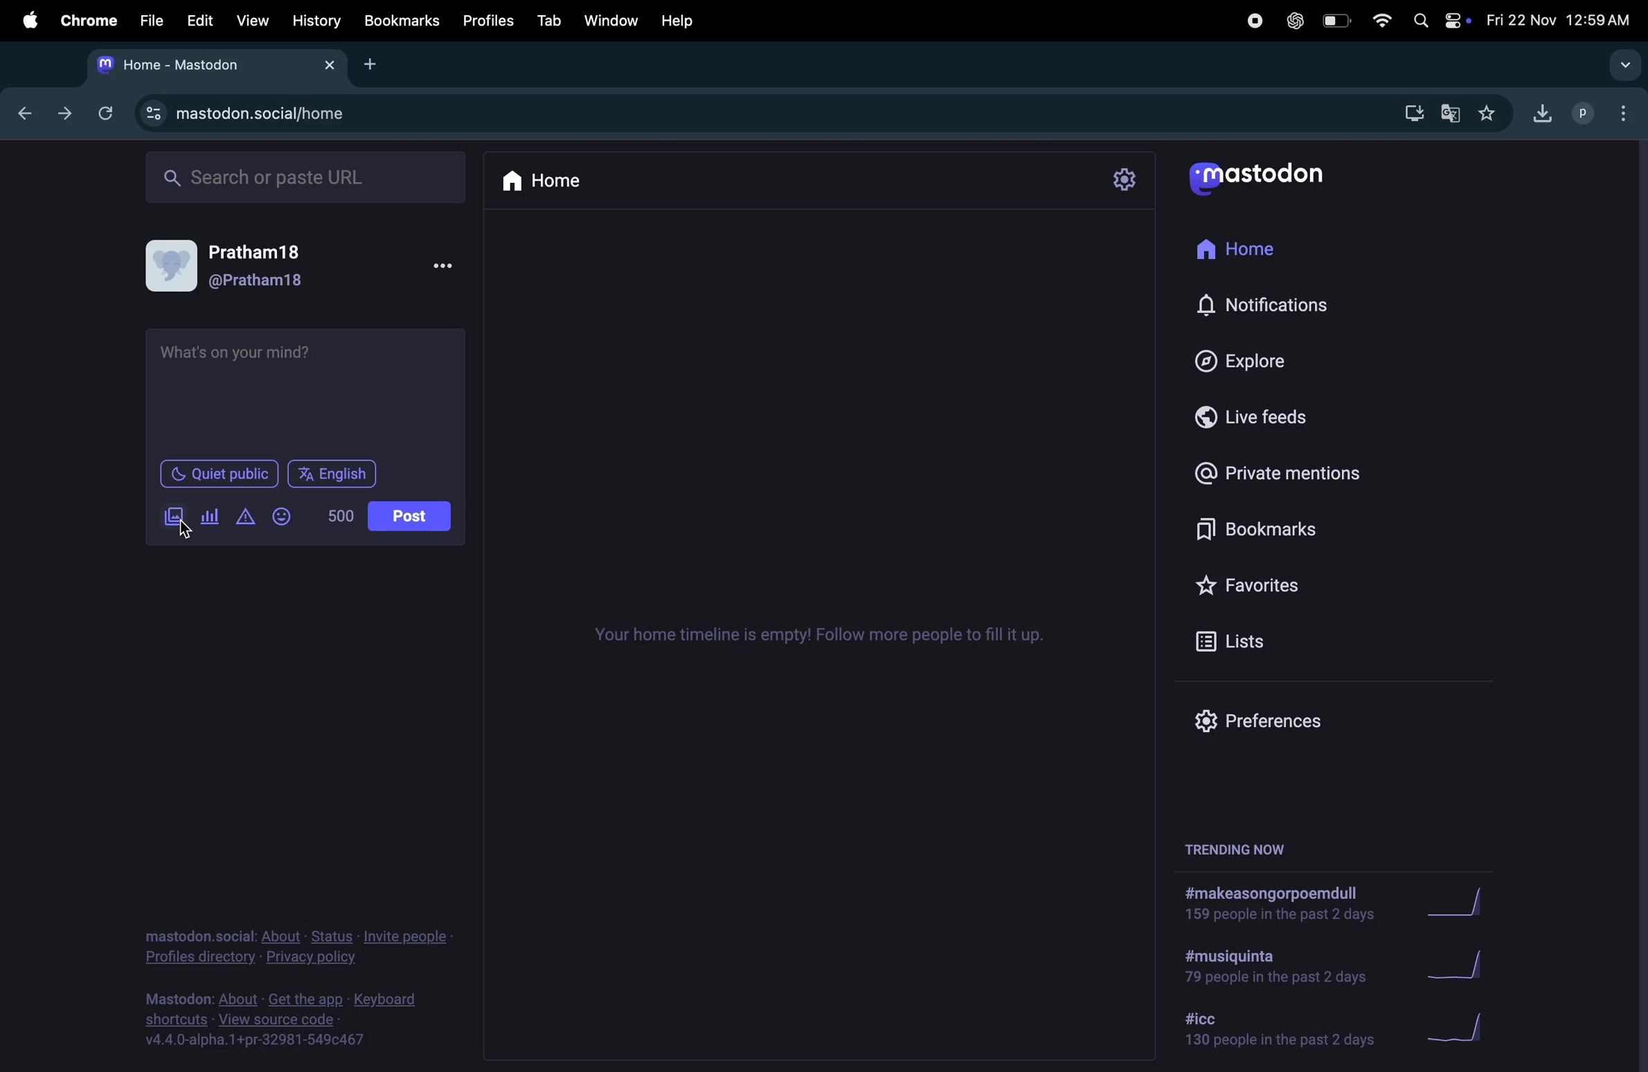 Image resolution: width=1648 pixels, height=1072 pixels. Describe the element at coordinates (310, 391) in the screenshot. I see `text box` at that location.